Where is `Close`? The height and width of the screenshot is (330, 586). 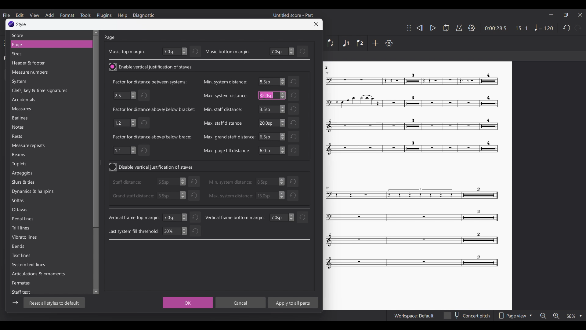 Close is located at coordinates (317, 24).